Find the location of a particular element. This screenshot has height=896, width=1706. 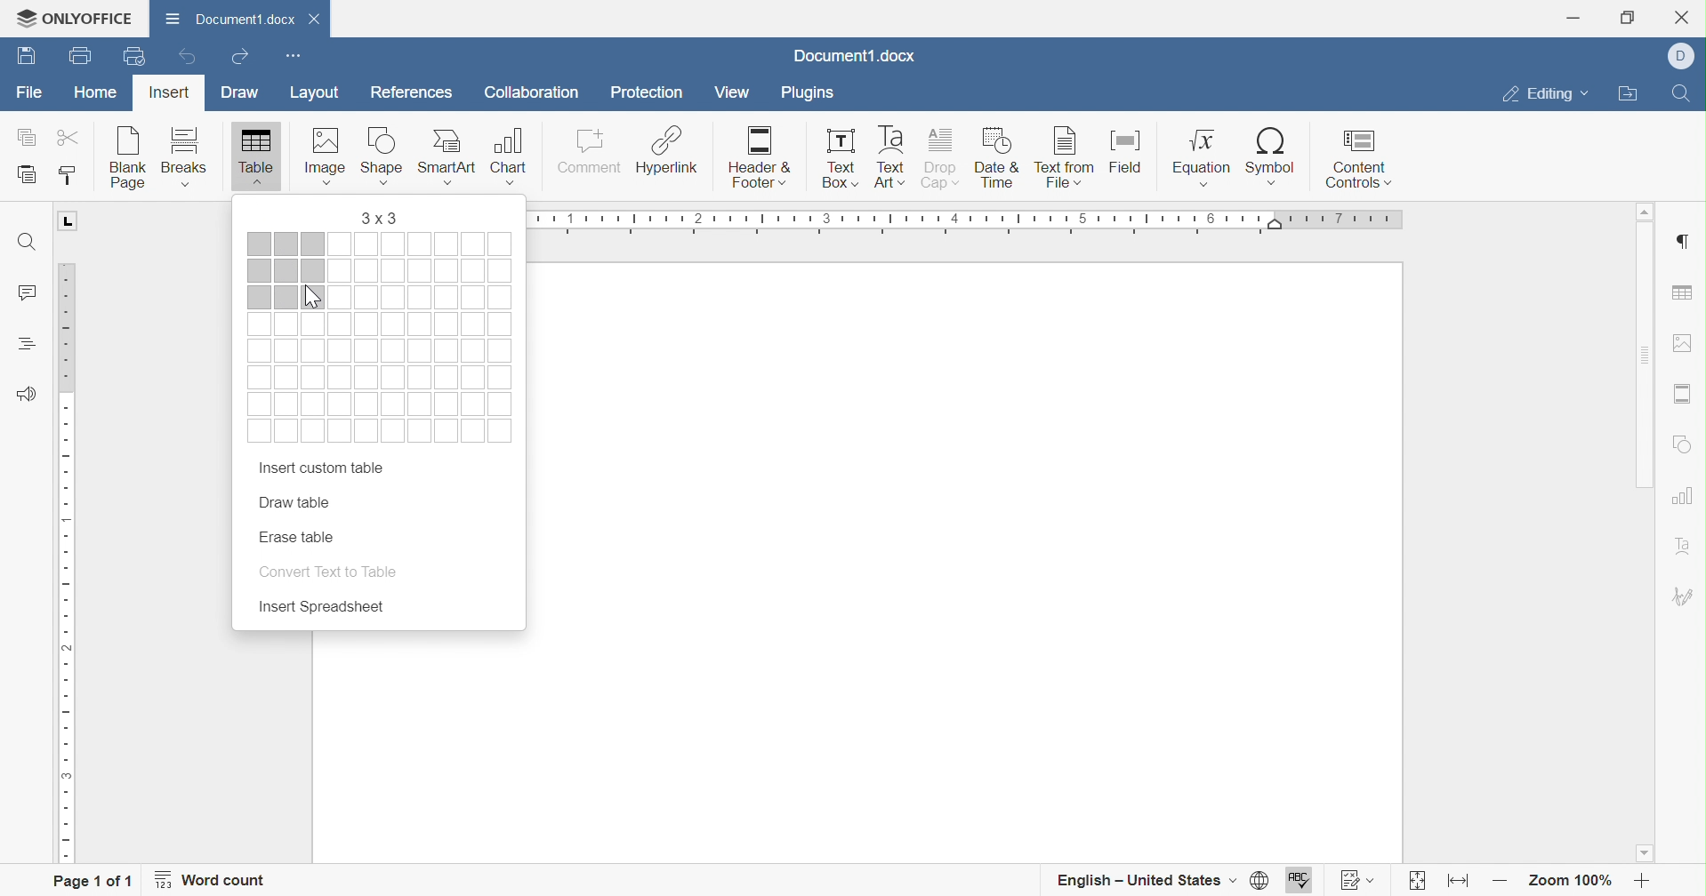

Restore down is located at coordinates (1627, 19).